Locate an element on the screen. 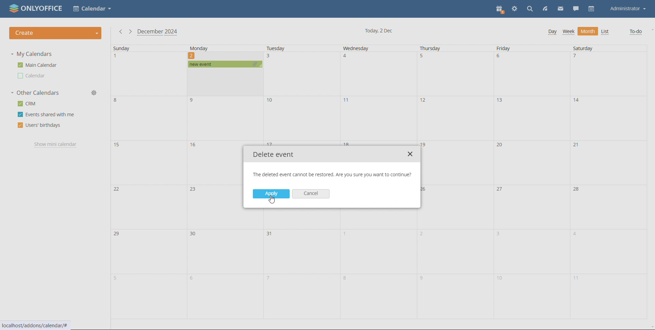 Image resolution: width=655 pixels, height=330 pixels. To-do is located at coordinates (636, 32).